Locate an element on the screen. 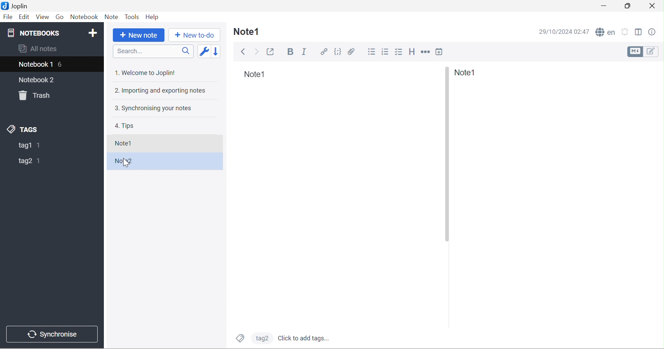 The height and width of the screenshot is (349, 664). Hyperlink is located at coordinates (322, 53).